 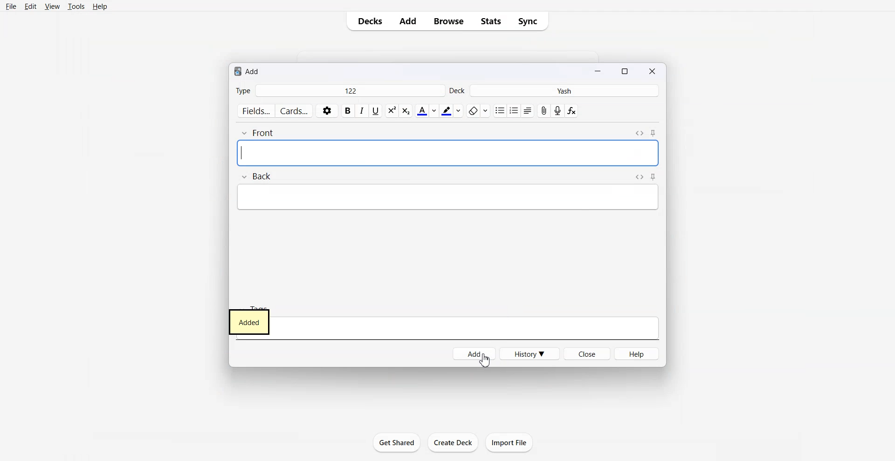 What do you see at coordinates (326, 110) in the screenshot?
I see `Settings` at bounding box center [326, 110].